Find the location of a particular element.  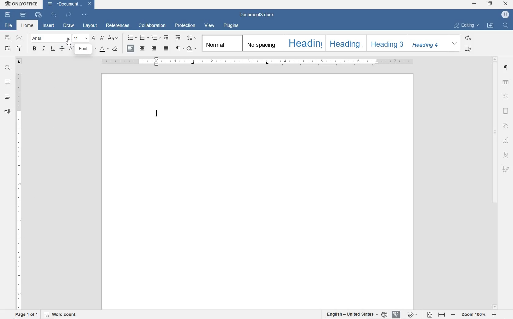

Document3.docx is located at coordinates (70, 4).